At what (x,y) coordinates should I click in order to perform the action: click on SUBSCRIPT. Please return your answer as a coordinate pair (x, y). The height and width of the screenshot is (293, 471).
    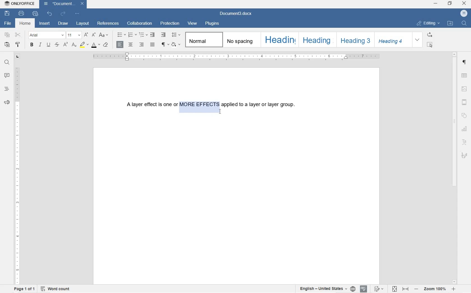
    Looking at the image, I should click on (74, 45).